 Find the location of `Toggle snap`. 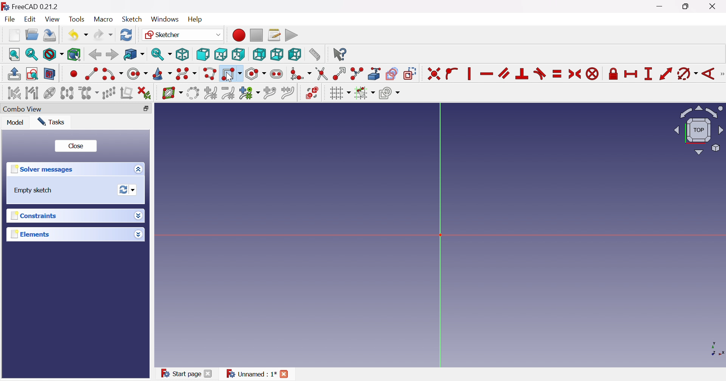

Toggle snap is located at coordinates (364, 93).